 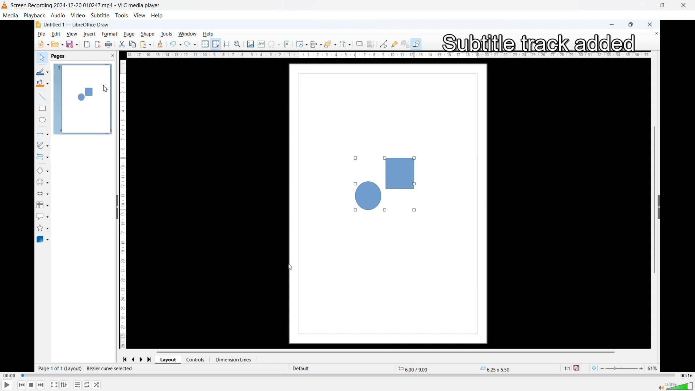 I want to click on select at least three object to distribute, so click(x=346, y=44).